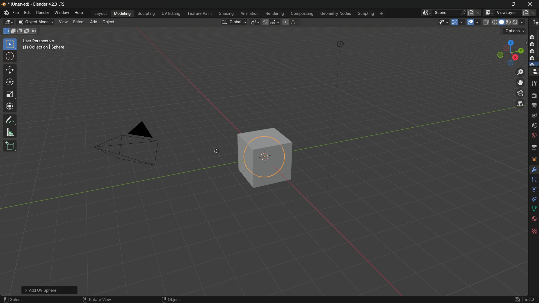 The height and width of the screenshot is (303, 539). I want to click on minimize, so click(497, 4).